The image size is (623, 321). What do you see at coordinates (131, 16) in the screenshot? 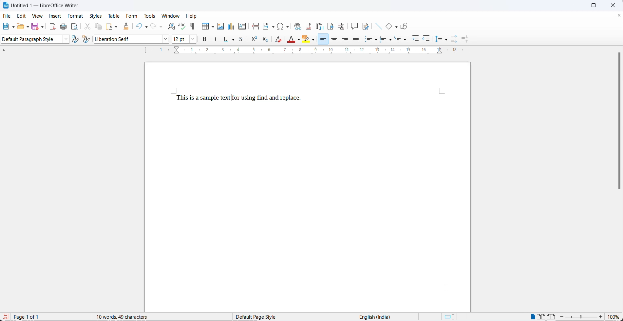
I see `form` at bounding box center [131, 16].